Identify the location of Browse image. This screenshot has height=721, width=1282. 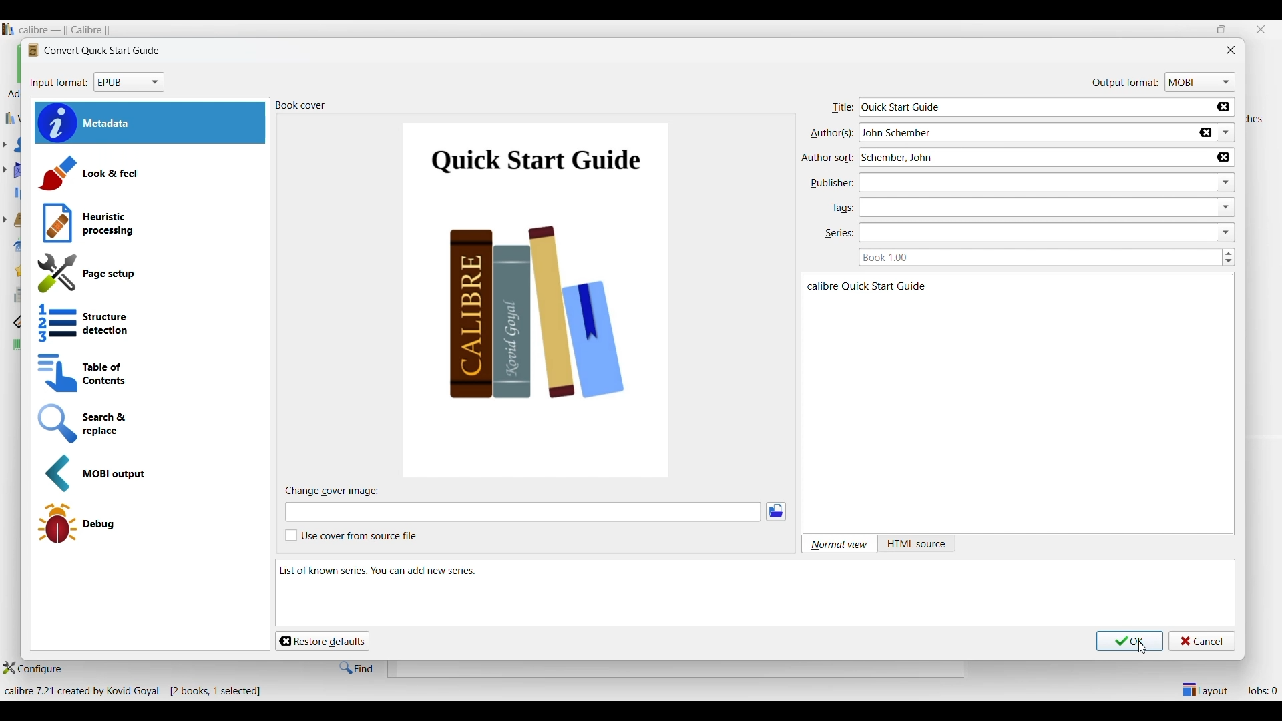
(776, 511).